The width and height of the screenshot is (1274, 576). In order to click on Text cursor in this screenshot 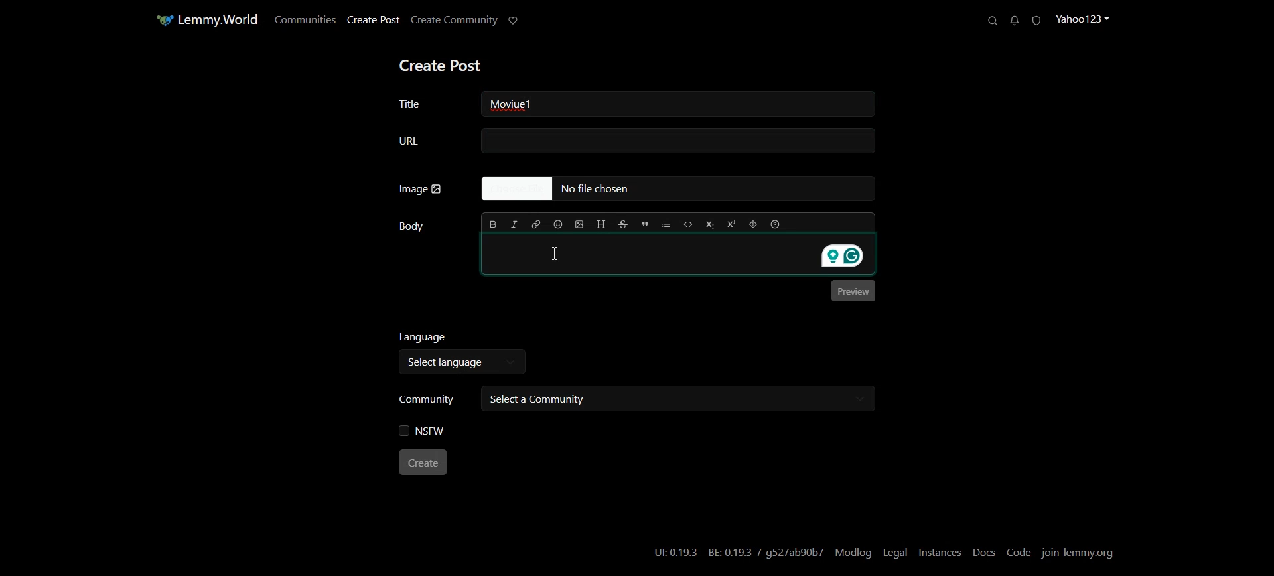, I will do `click(557, 252)`.